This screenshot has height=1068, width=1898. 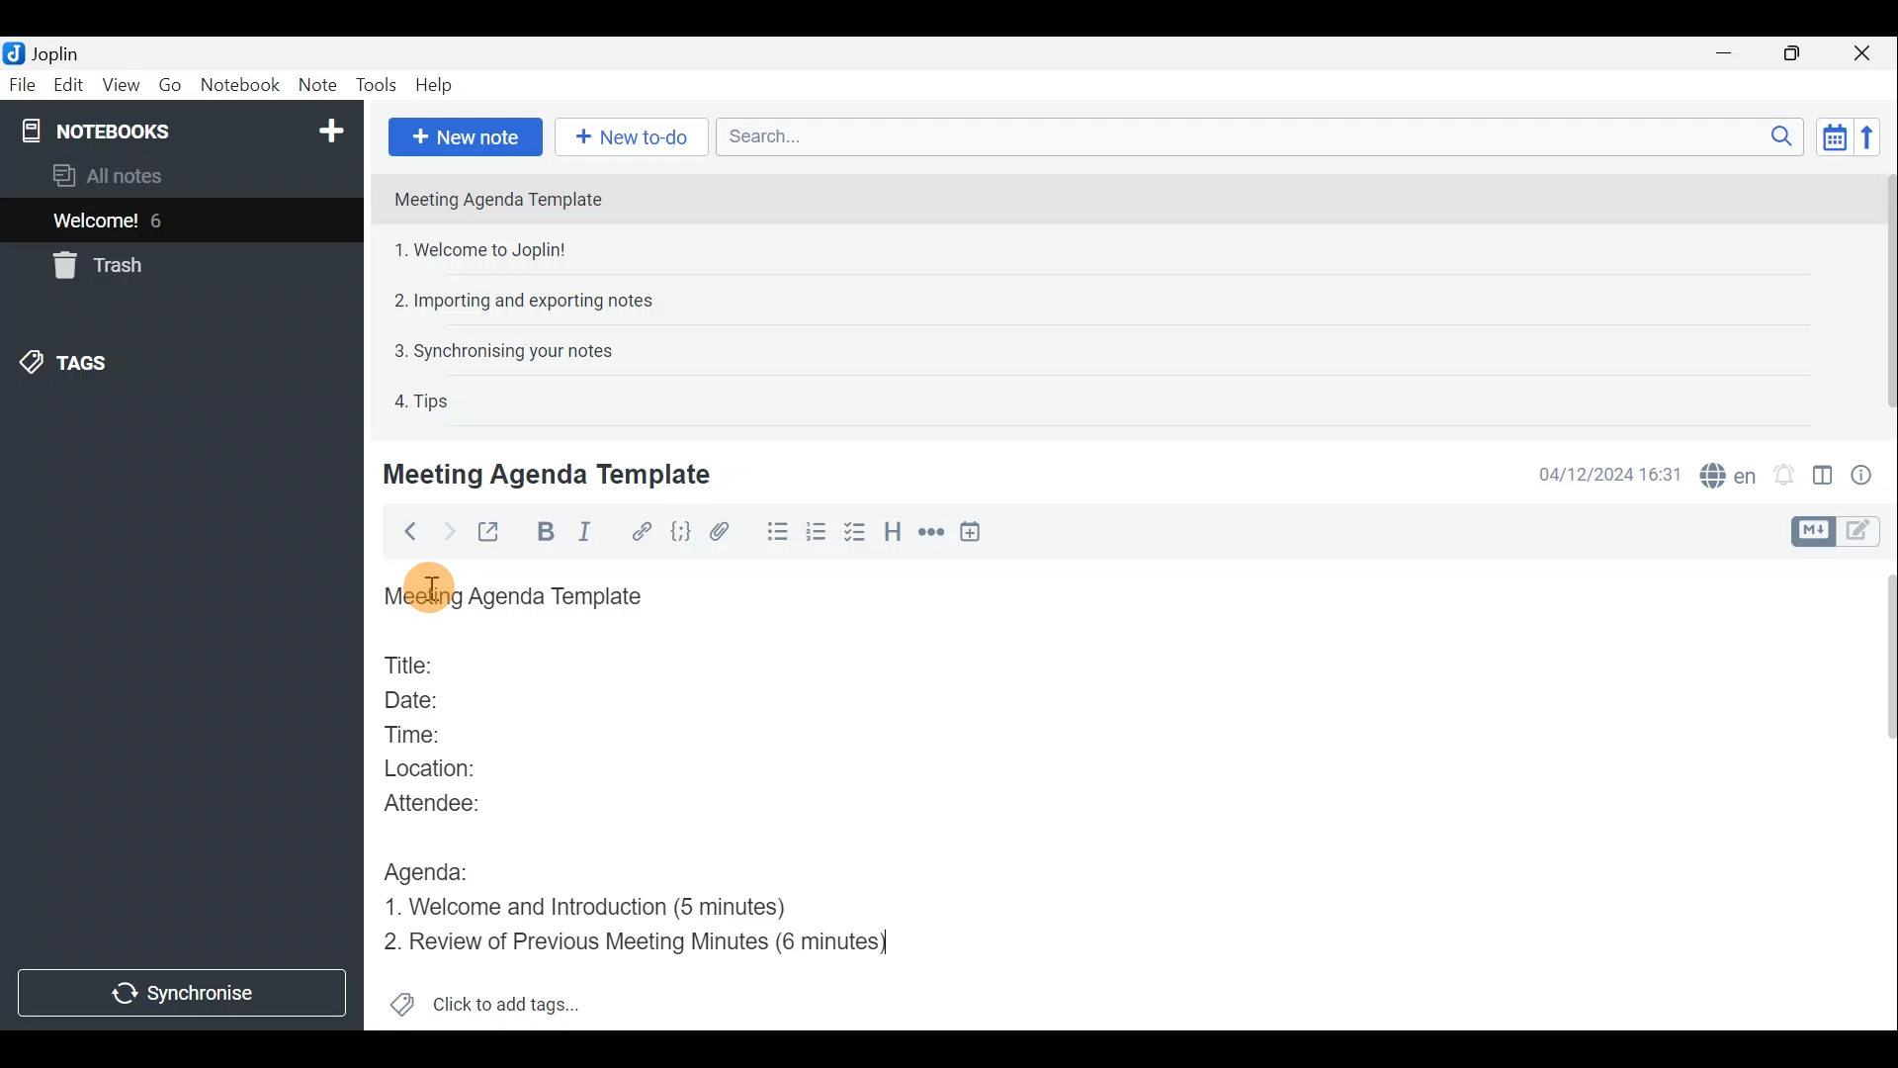 I want to click on Toggle editors, so click(x=1810, y=532).